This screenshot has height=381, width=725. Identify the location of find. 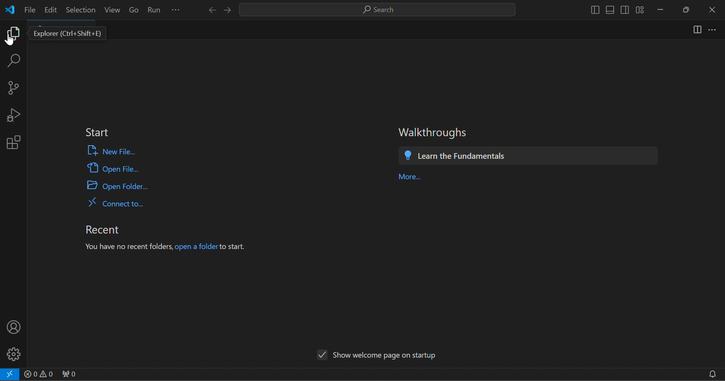
(16, 59).